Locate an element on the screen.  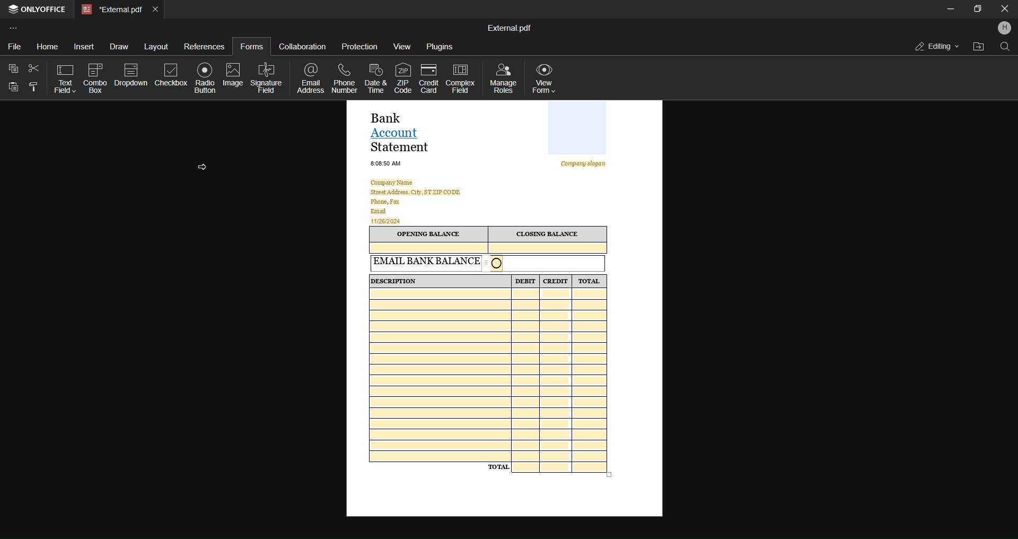
current open tab is located at coordinates (111, 10).